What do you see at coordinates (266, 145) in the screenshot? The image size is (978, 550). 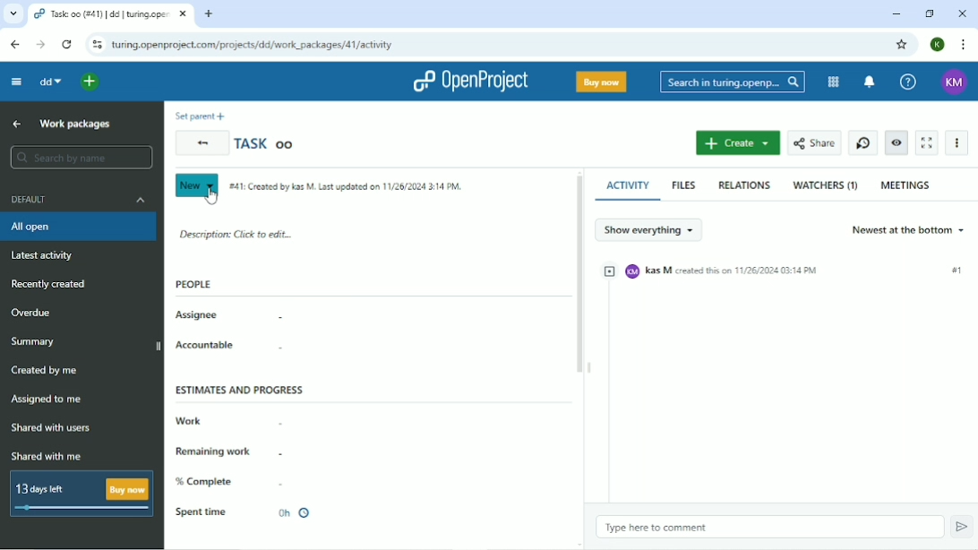 I see `Task oo` at bounding box center [266, 145].